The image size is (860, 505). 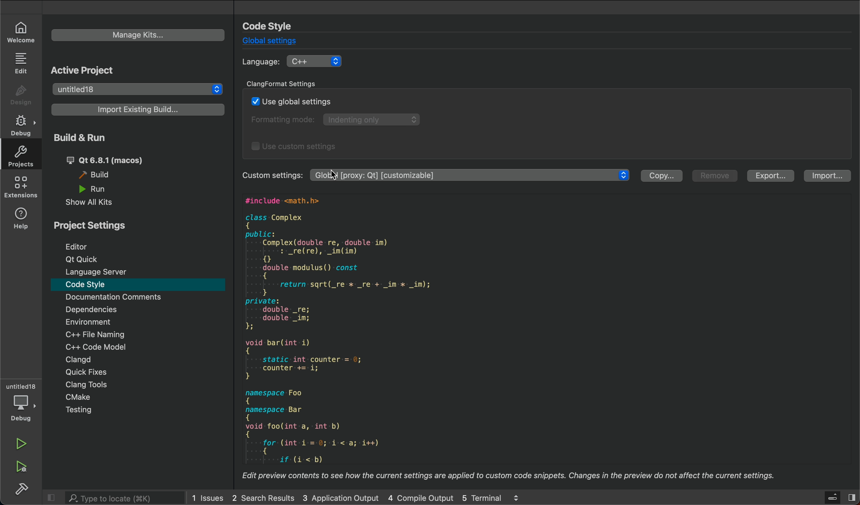 What do you see at coordinates (332, 175) in the screenshot?
I see `cursor` at bounding box center [332, 175].